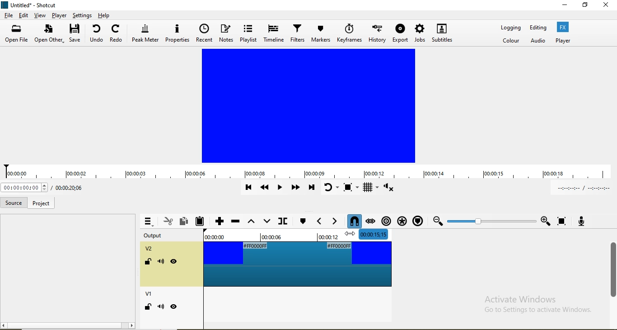 Image resolution: width=617 pixels, height=330 pixels. Describe the element at coordinates (613, 267) in the screenshot. I see `scroll bar` at that location.